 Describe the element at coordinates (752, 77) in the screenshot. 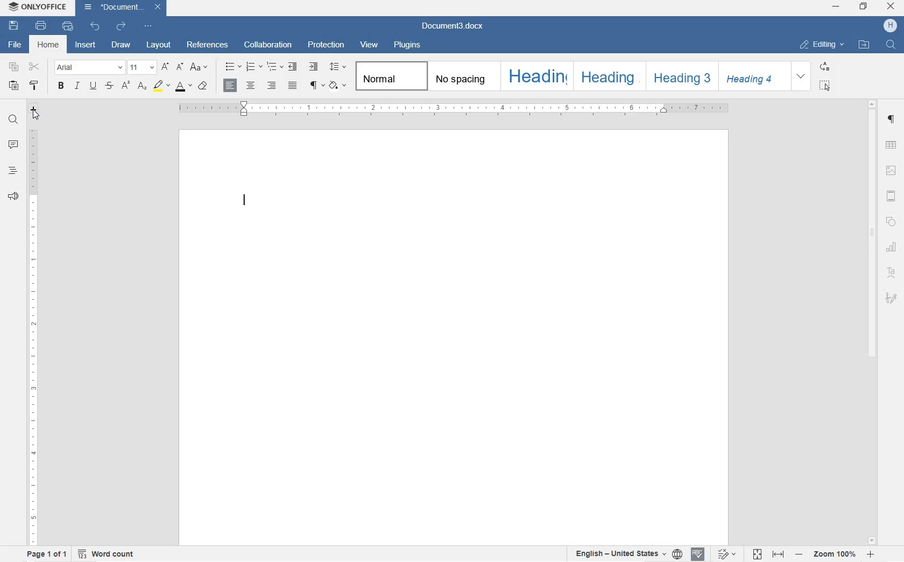

I see `HEADING 4` at that location.